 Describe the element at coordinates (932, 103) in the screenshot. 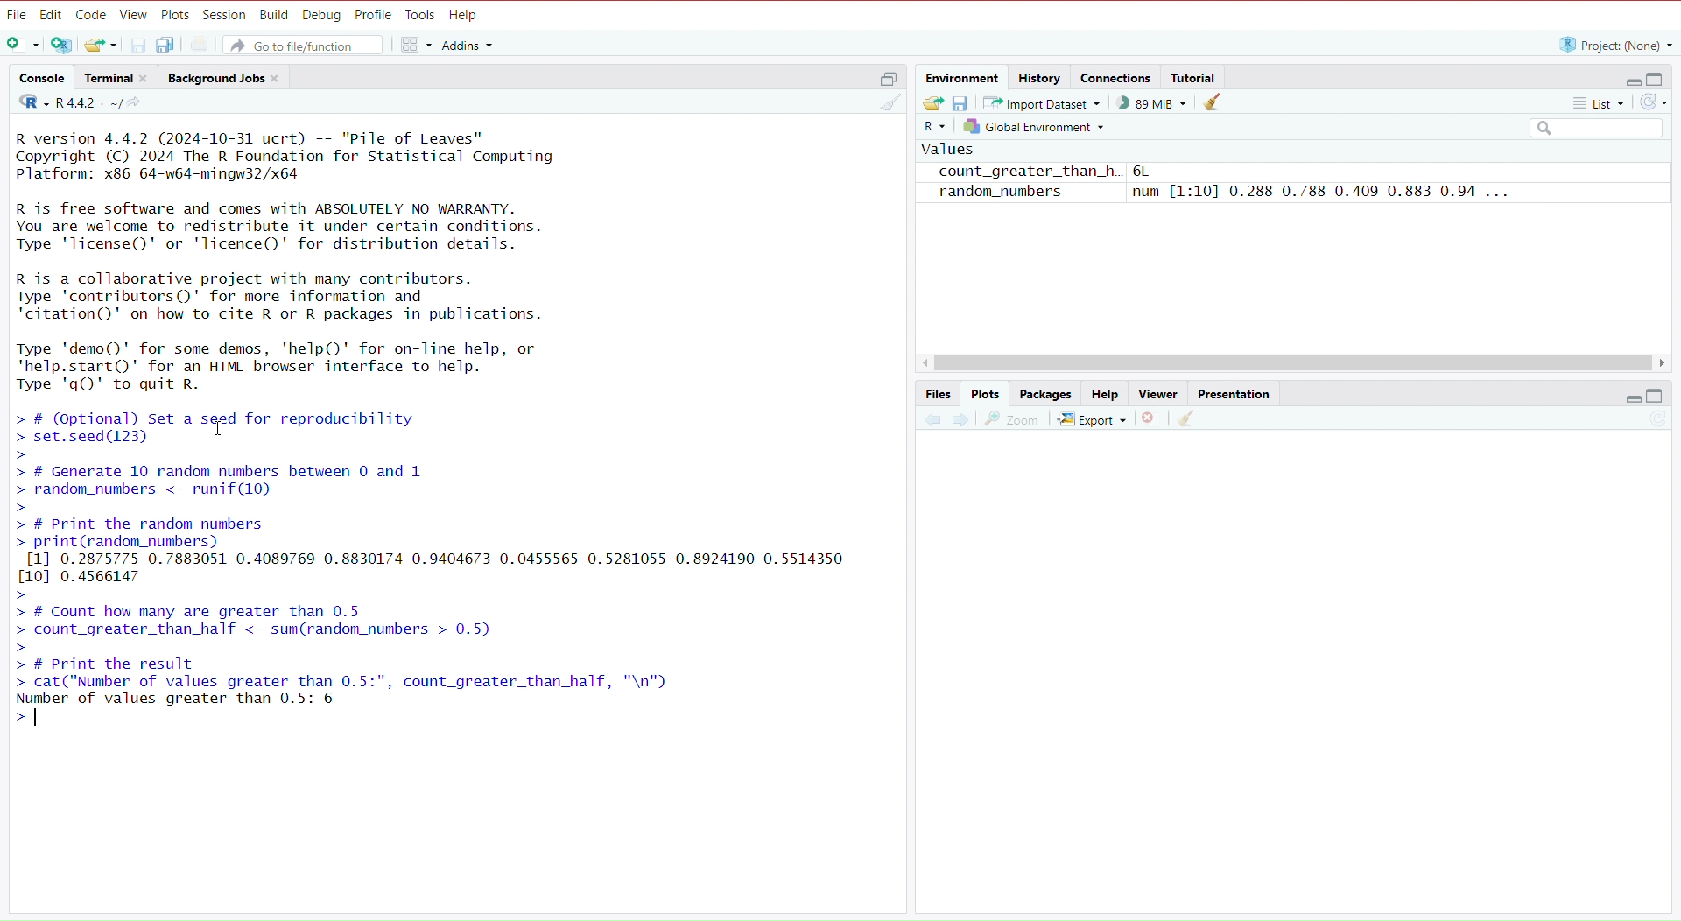

I see `Export history logs` at that location.